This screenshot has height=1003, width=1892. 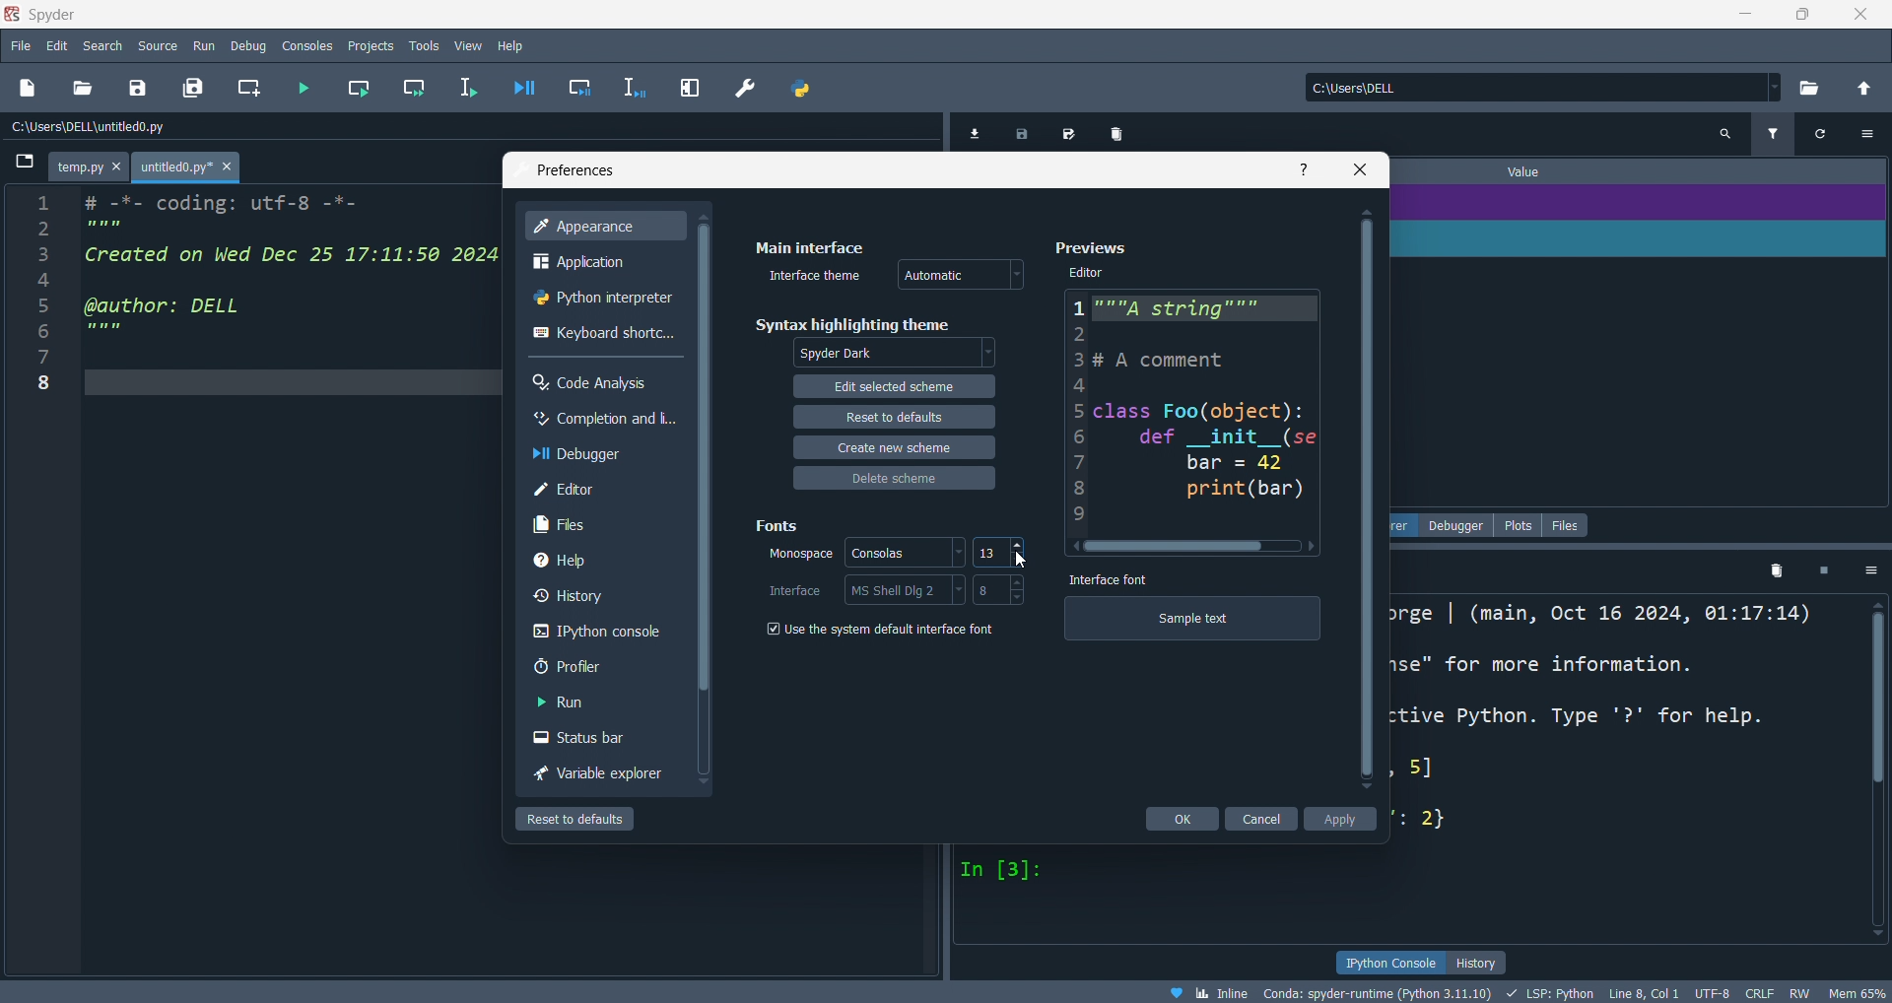 What do you see at coordinates (1341, 818) in the screenshot?
I see `apply` at bounding box center [1341, 818].